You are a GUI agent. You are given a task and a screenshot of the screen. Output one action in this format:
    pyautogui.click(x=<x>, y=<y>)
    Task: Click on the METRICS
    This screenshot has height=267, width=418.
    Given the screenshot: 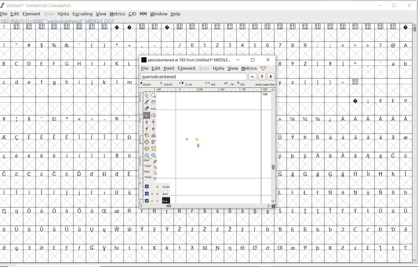 What is the action you would take?
    pyautogui.click(x=117, y=14)
    